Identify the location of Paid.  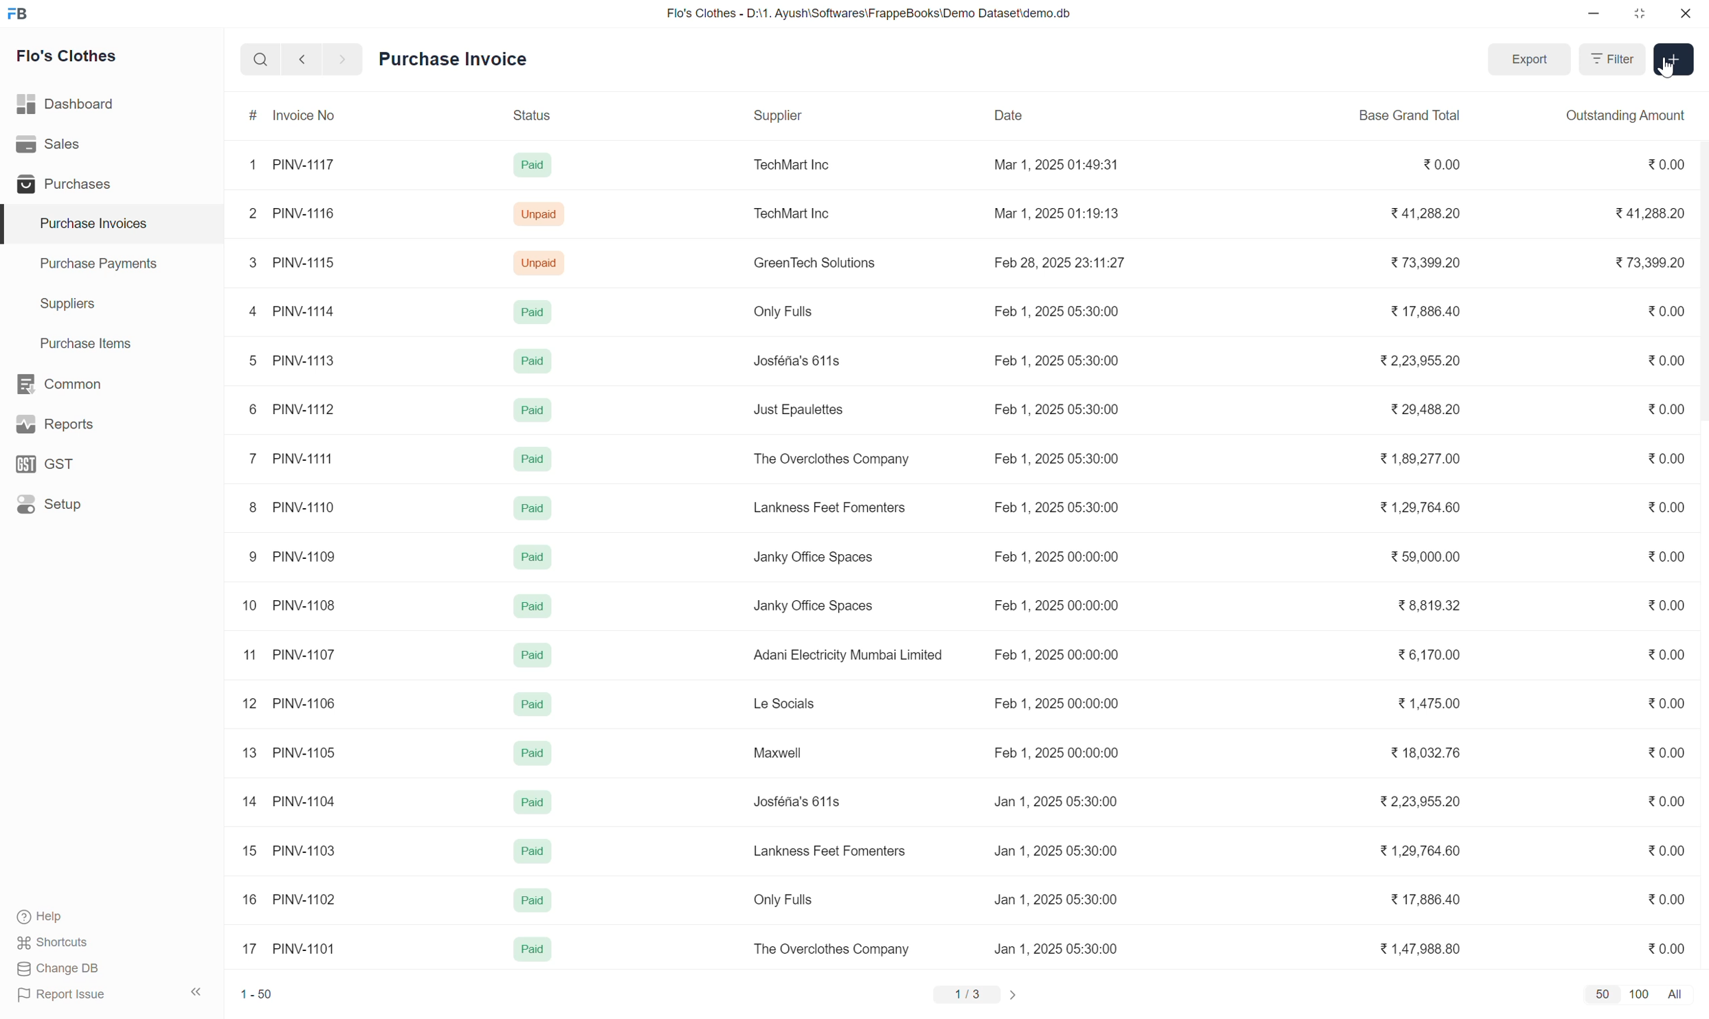
(531, 900).